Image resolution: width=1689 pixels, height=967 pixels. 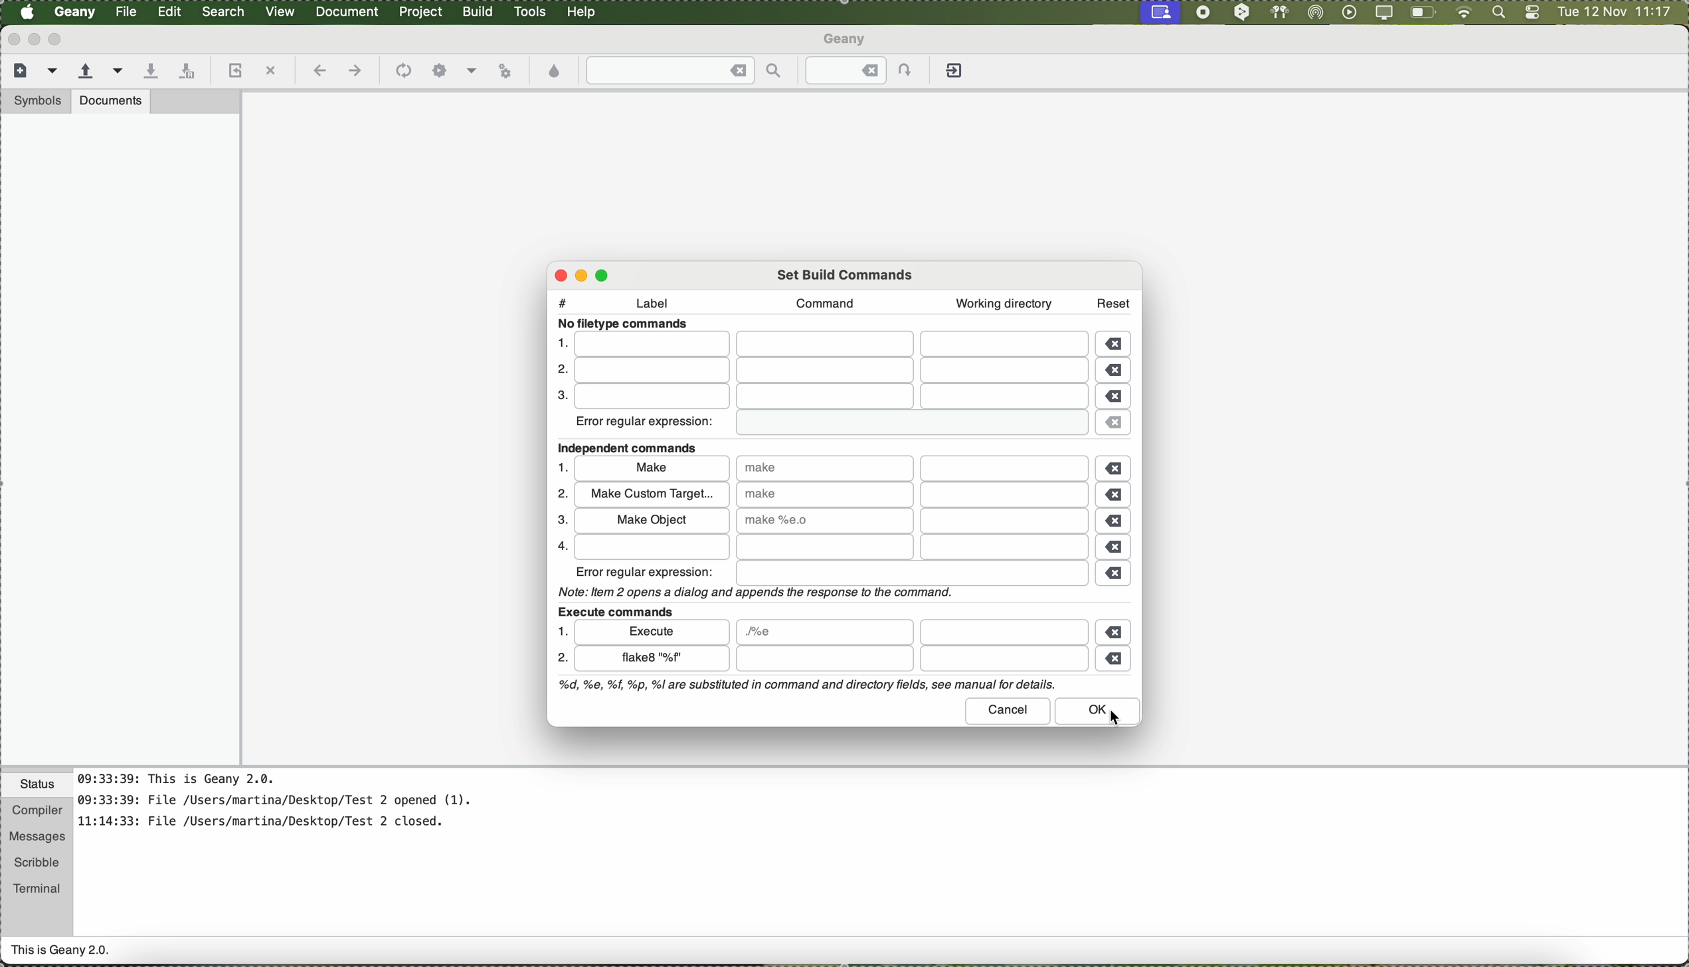 I want to click on DeepL, so click(x=1243, y=13).